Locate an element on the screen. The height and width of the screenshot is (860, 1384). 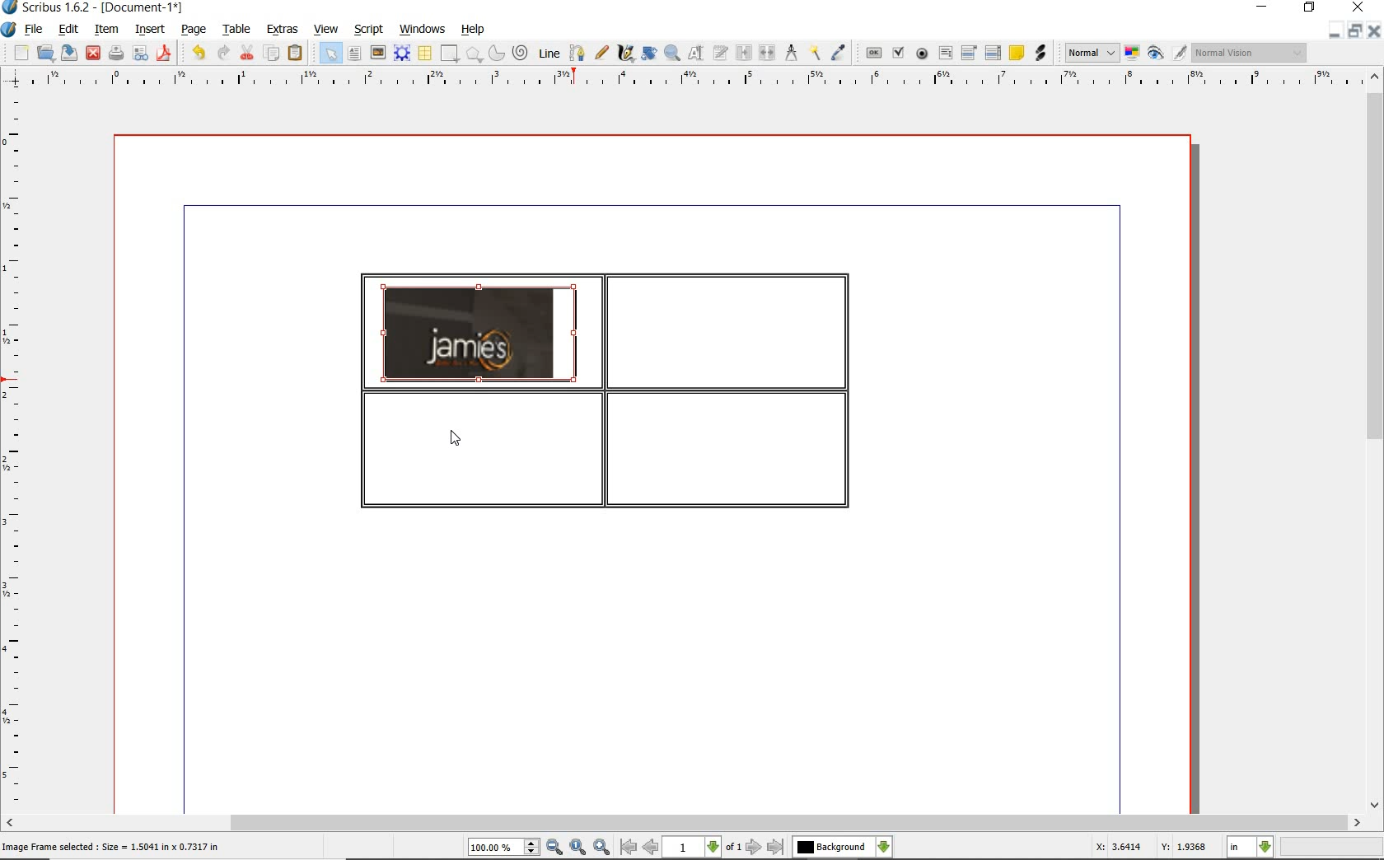
insert is located at coordinates (148, 30).